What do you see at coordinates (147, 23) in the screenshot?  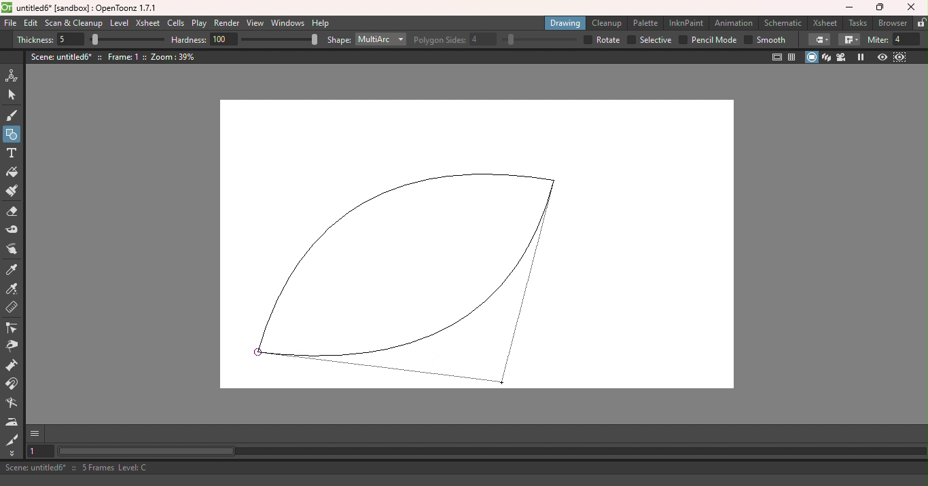 I see `Xsheet` at bounding box center [147, 23].